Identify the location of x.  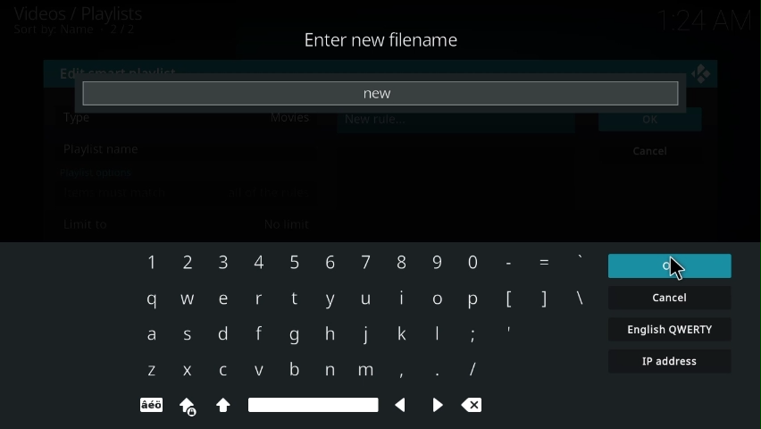
(187, 369).